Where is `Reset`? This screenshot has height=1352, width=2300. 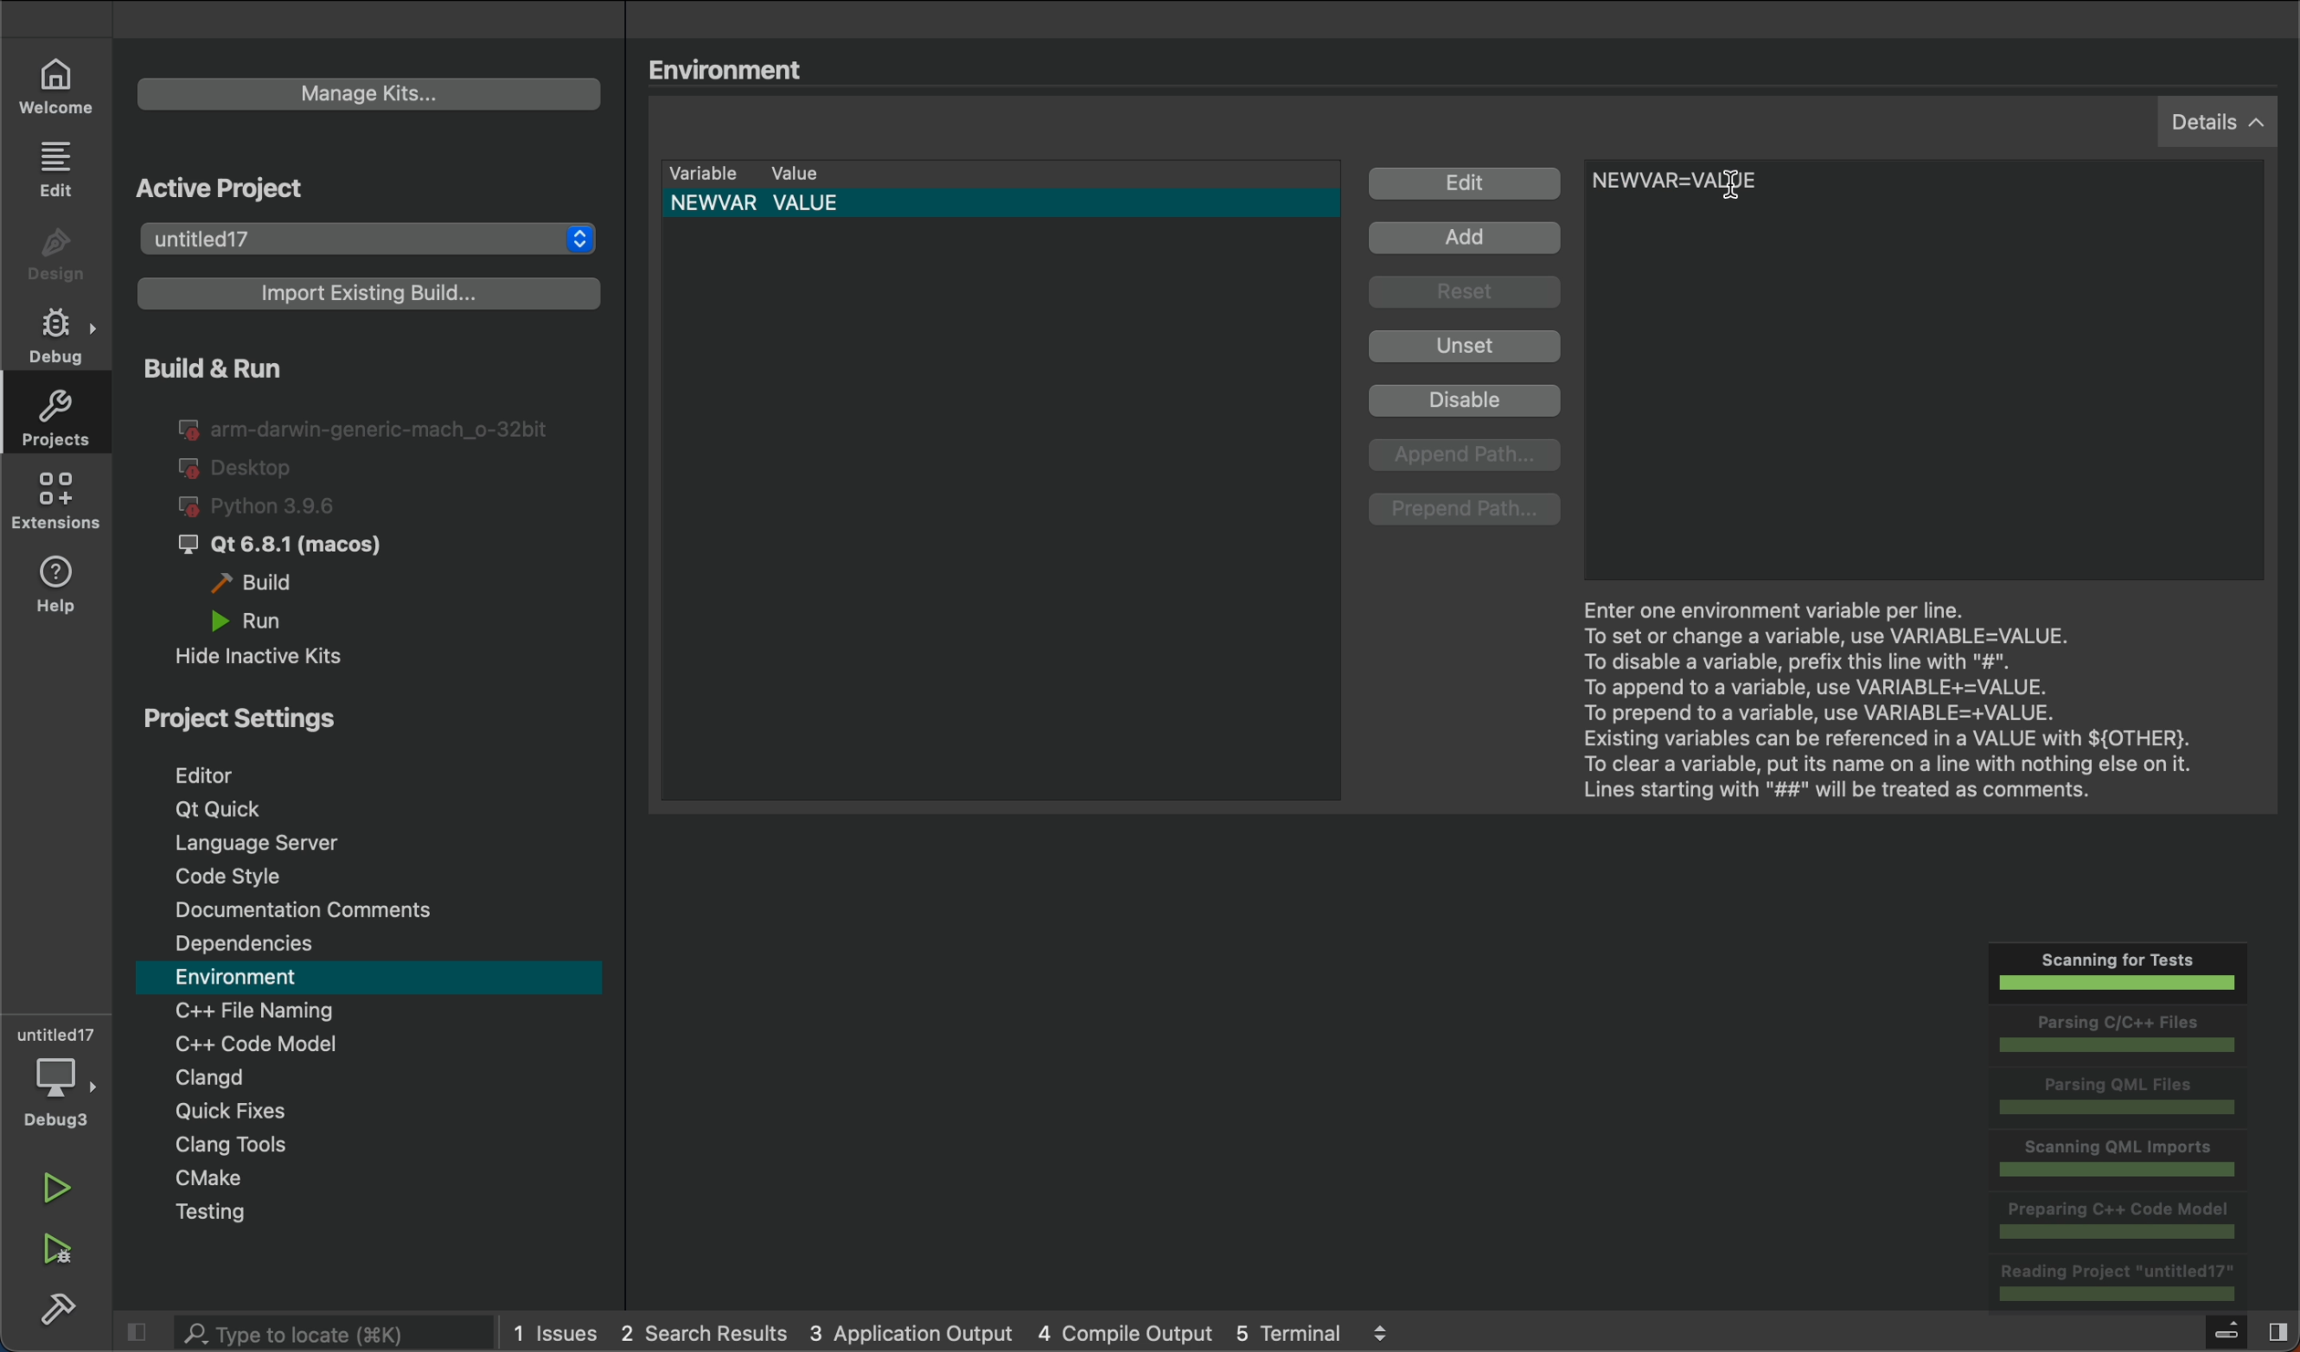
Reset is located at coordinates (1471, 295).